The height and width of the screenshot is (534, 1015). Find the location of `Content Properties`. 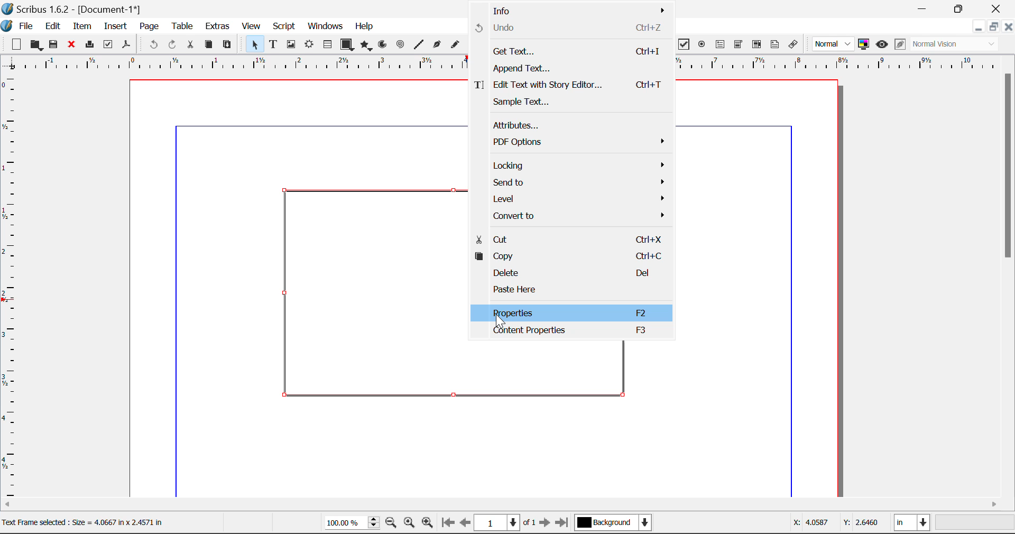

Content Properties is located at coordinates (572, 333).